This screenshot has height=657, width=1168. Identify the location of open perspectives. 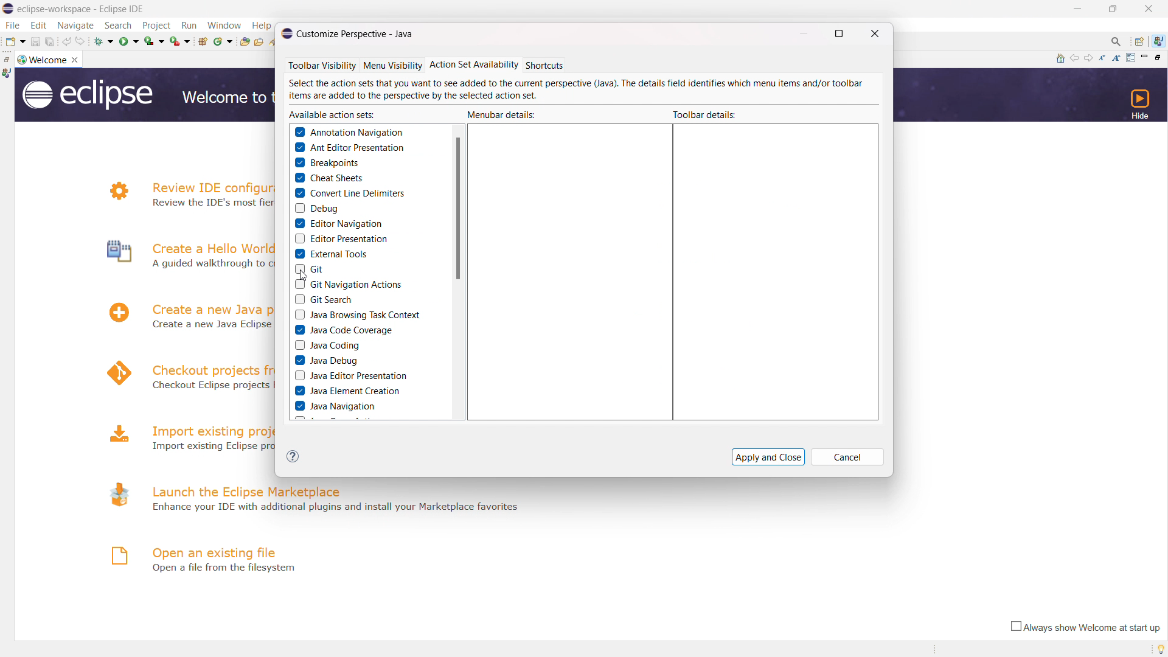
(1139, 41).